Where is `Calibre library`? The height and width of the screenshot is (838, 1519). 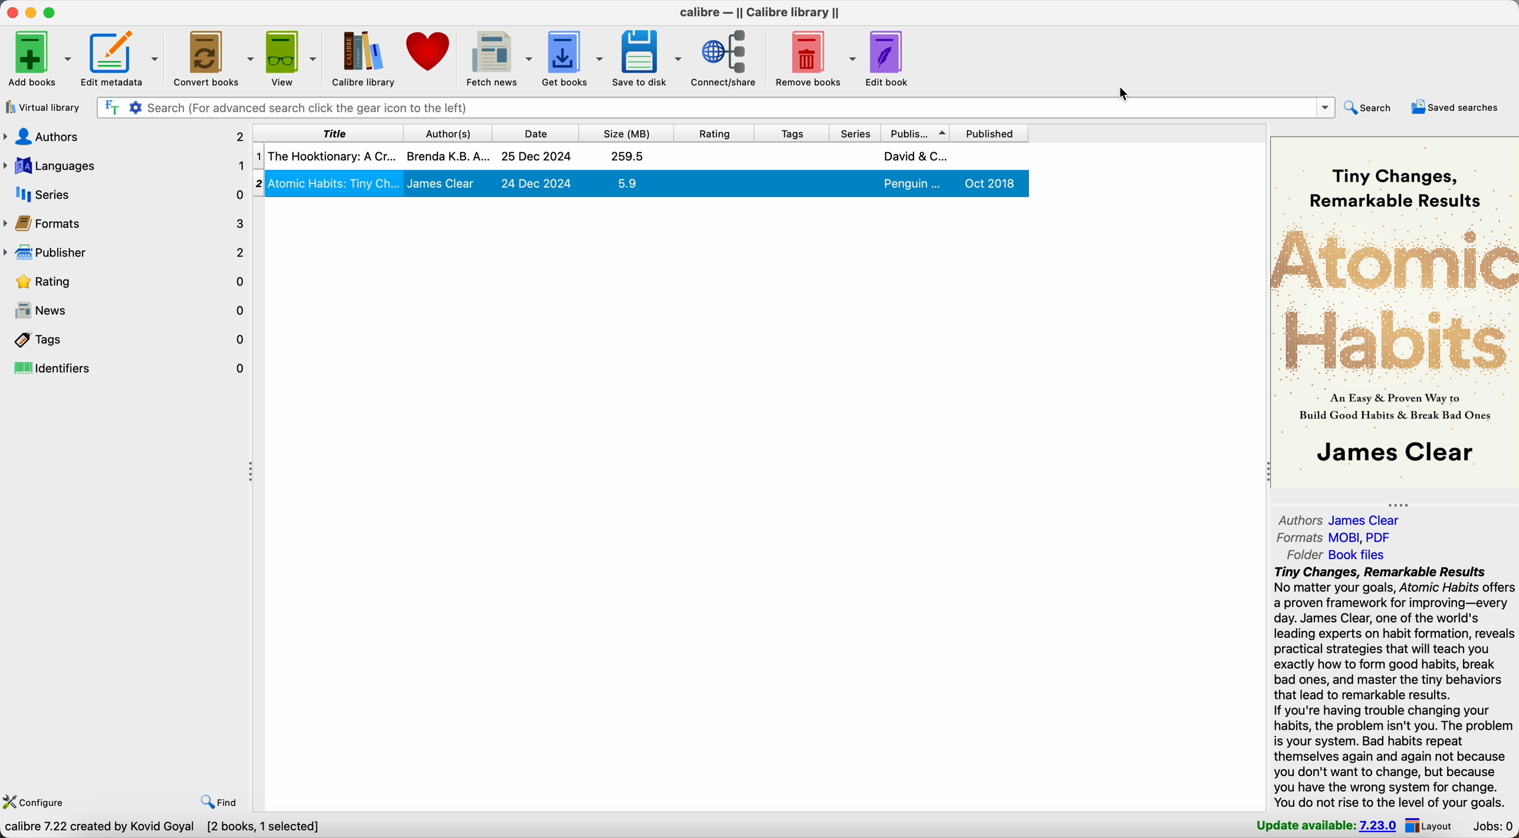
Calibre library is located at coordinates (364, 58).